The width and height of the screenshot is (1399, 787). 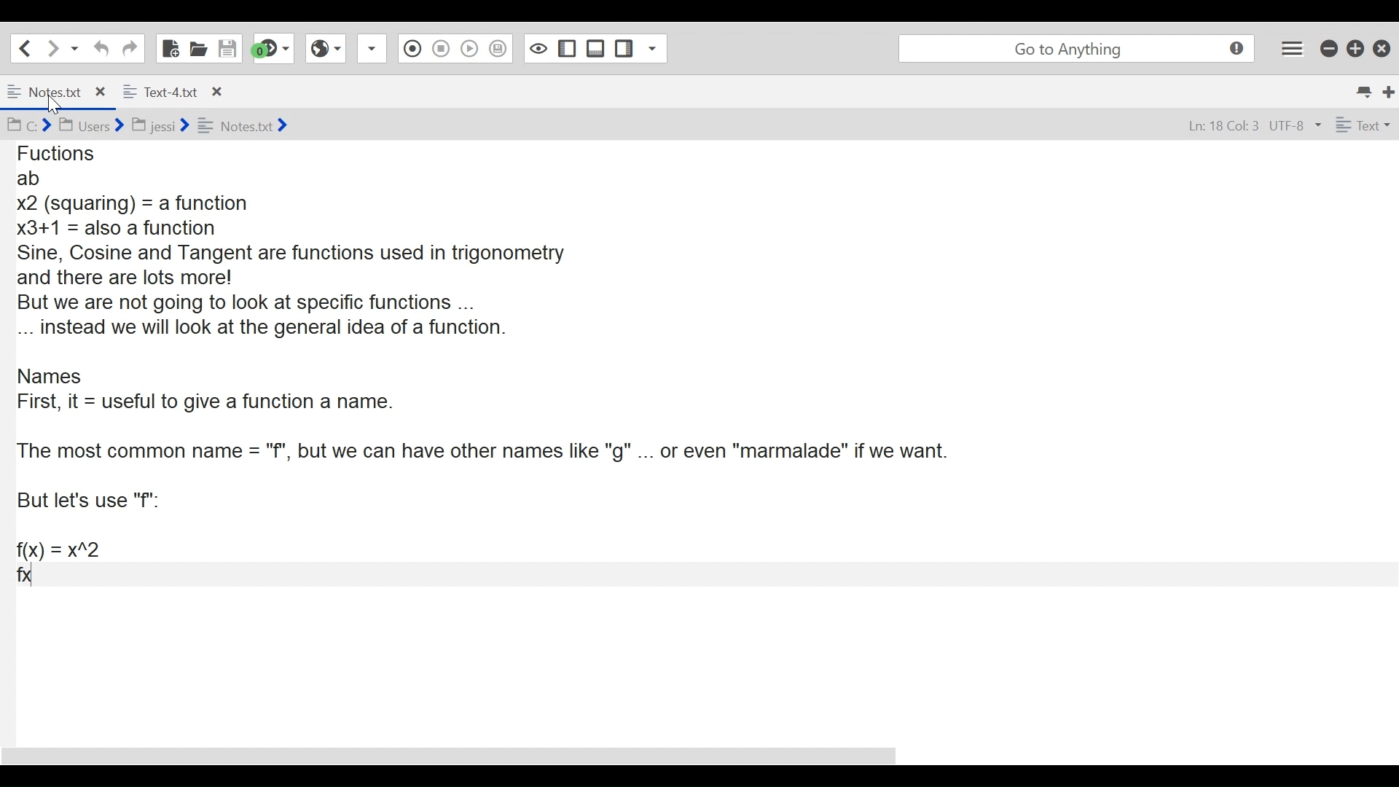 What do you see at coordinates (1219, 127) in the screenshot?
I see `ln: 1 col:6` at bounding box center [1219, 127].